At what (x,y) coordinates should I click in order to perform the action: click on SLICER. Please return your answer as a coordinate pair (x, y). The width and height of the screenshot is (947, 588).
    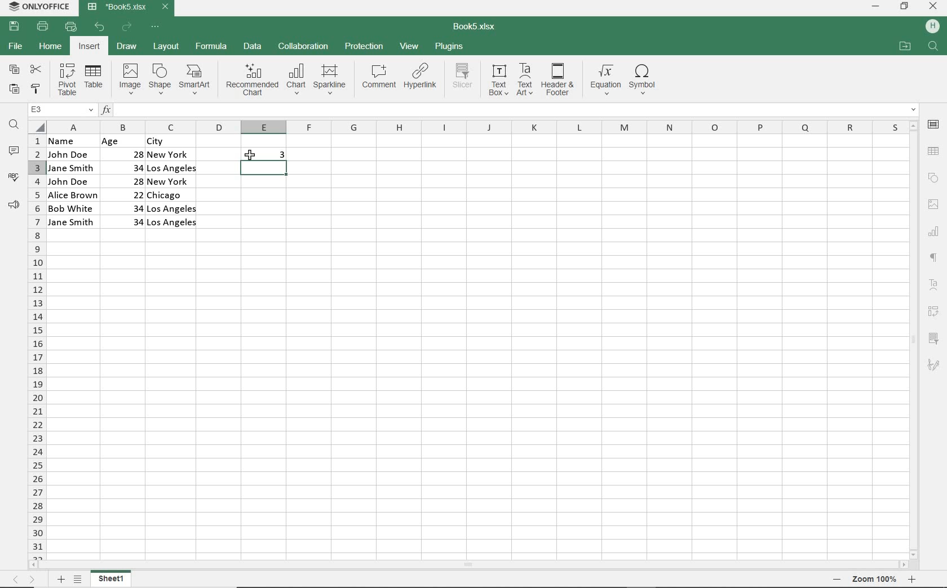
    Looking at the image, I should click on (463, 81).